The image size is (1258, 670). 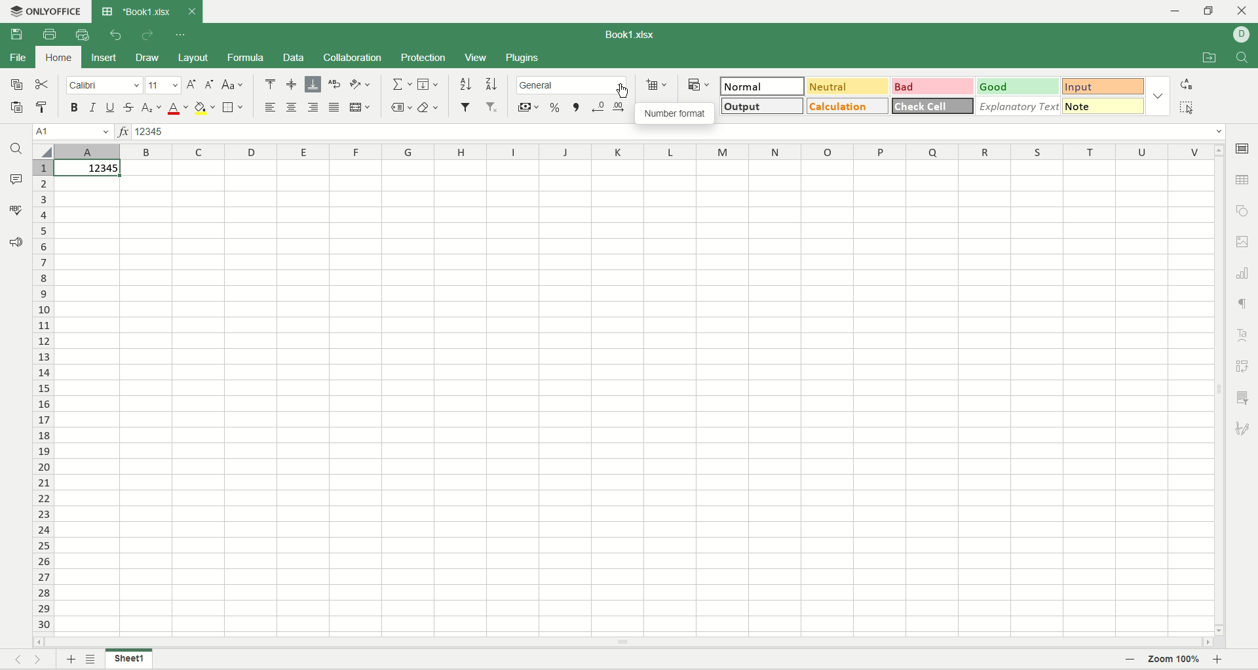 I want to click on calculation, so click(x=848, y=106).